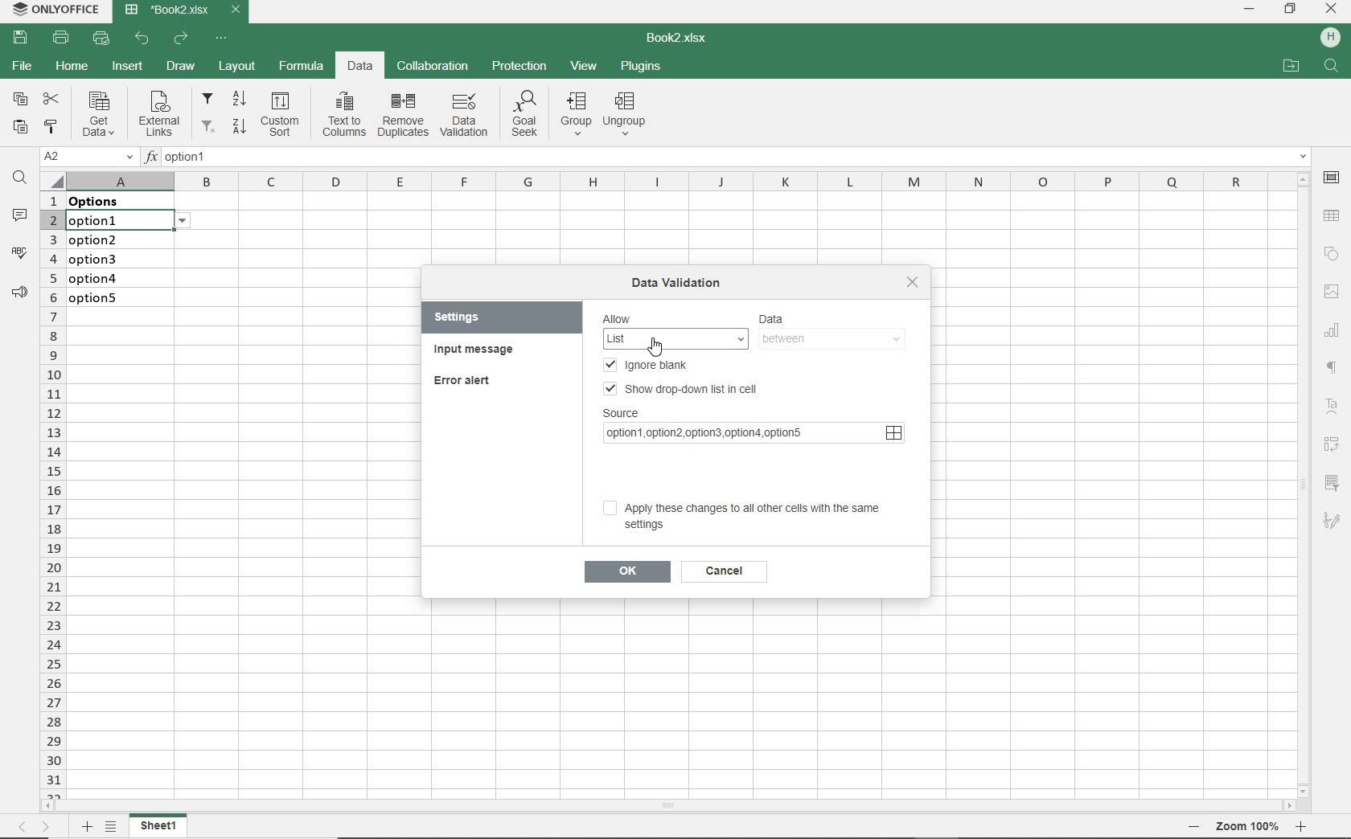 Image resolution: width=1351 pixels, height=839 pixels. What do you see at coordinates (58, 10) in the screenshot?
I see `SYSTEM NAME` at bounding box center [58, 10].